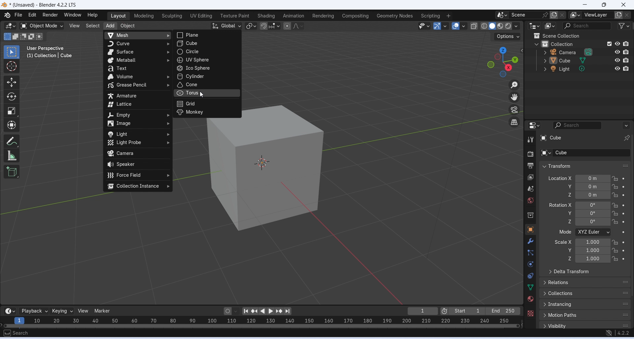 The height and width of the screenshot is (339, 634). I want to click on force field, so click(138, 175).